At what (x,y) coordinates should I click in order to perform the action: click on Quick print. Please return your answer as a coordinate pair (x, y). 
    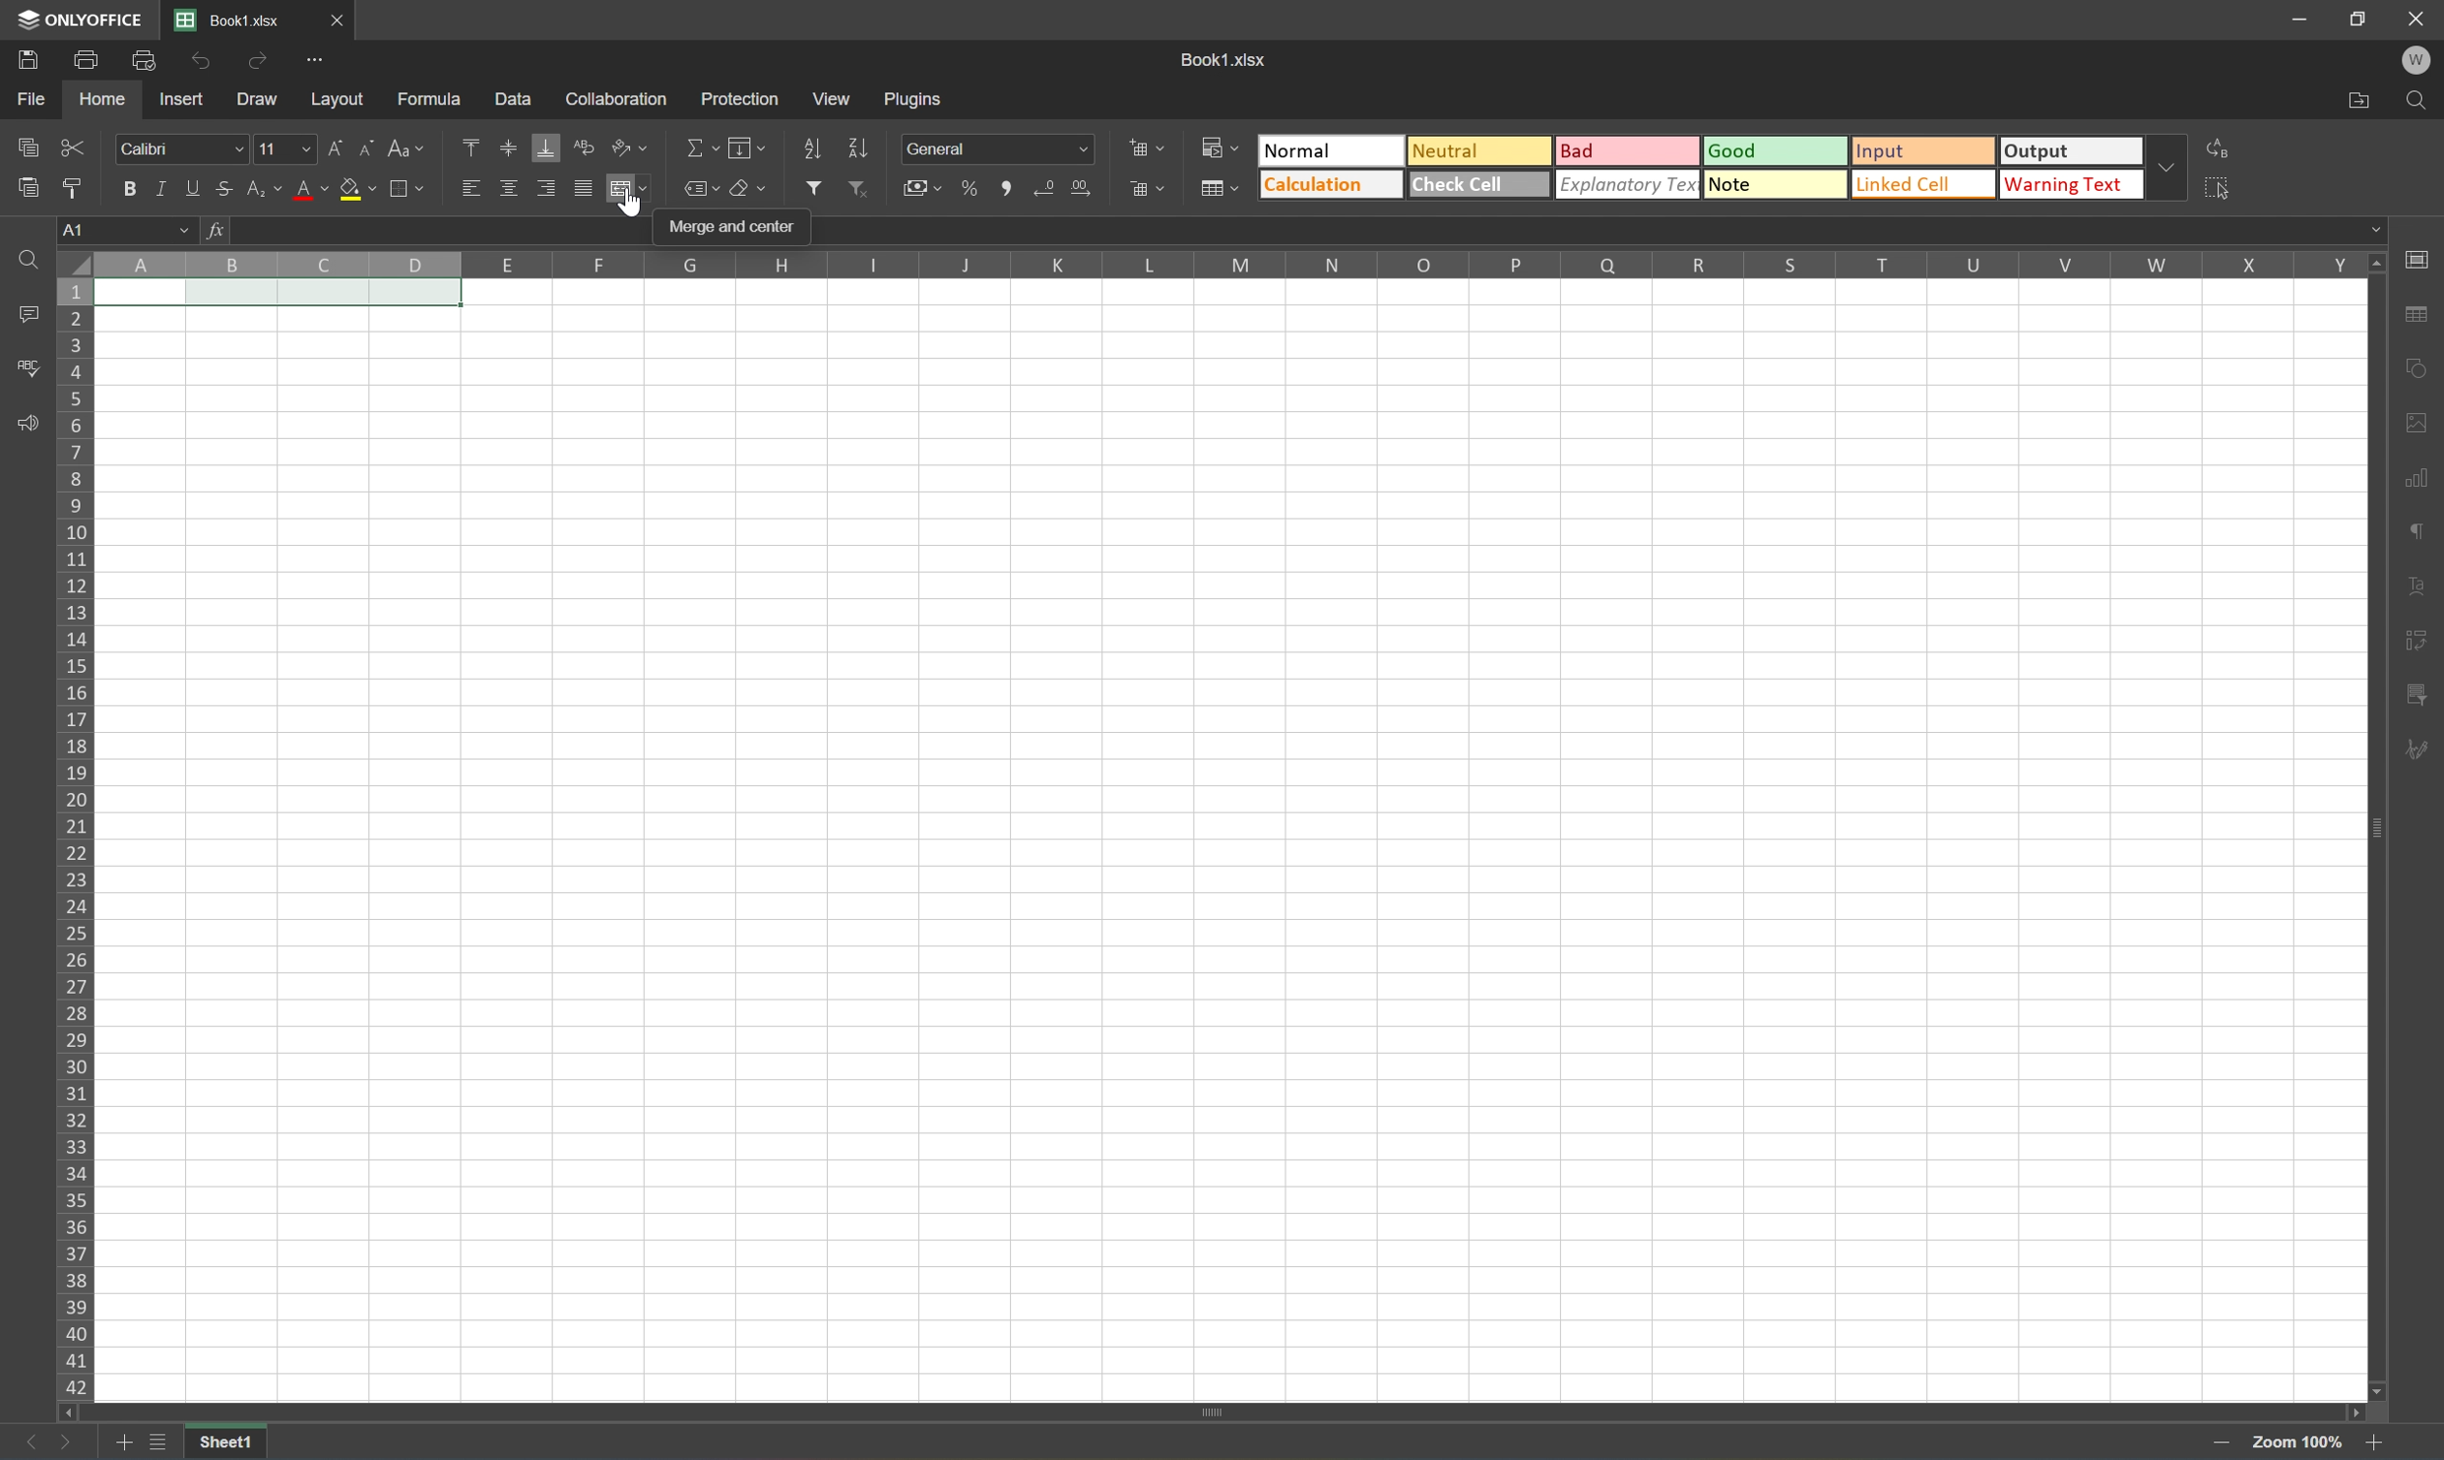
    Looking at the image, I should click on (151, 64).